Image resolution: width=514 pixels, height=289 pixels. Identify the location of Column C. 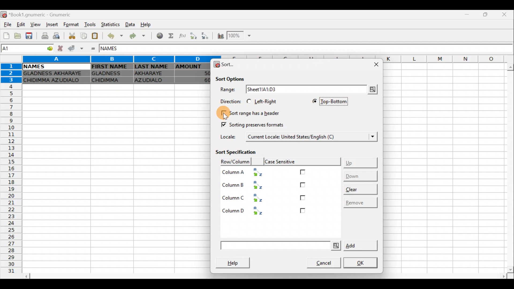
(246, 197).